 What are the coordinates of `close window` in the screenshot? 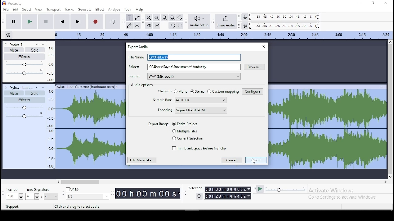 It's located at (263, 47).